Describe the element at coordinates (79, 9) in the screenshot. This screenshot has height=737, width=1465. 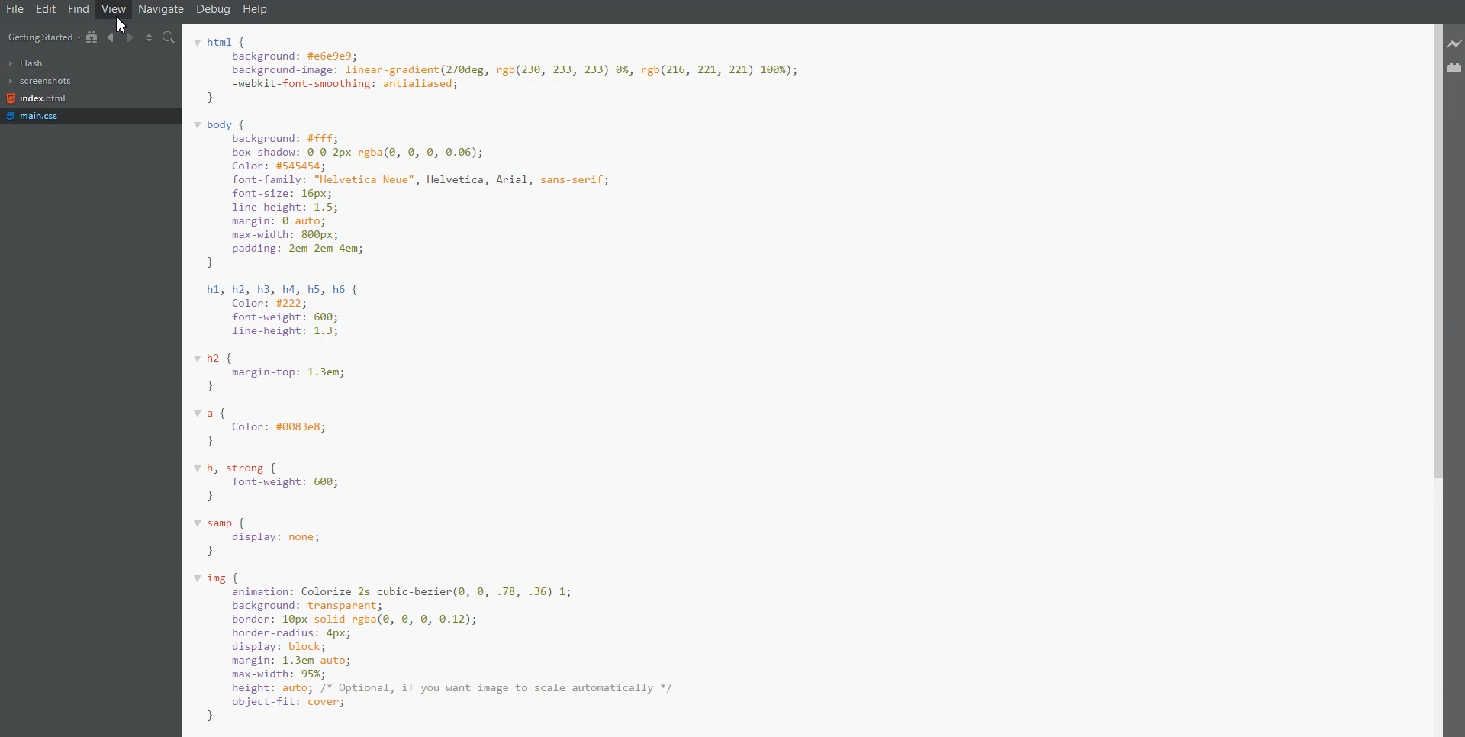
I see `Find` at that location.